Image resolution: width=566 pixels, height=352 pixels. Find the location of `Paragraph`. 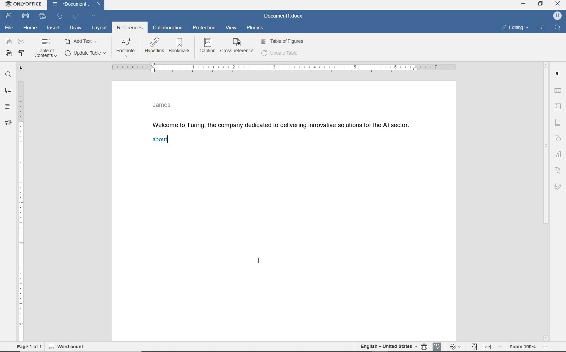

Paragraph is located at coordinates (560, 75).